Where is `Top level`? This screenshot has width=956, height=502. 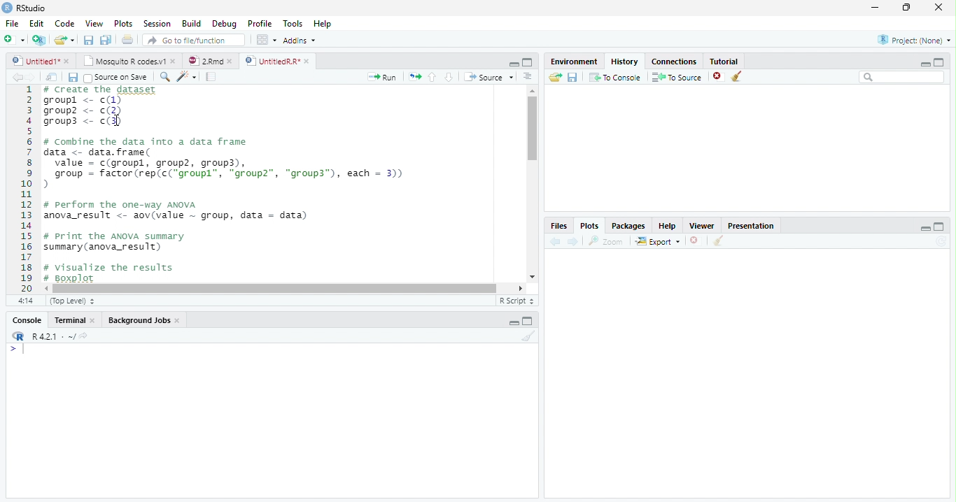
Top level is located at coordinates (74, 301).